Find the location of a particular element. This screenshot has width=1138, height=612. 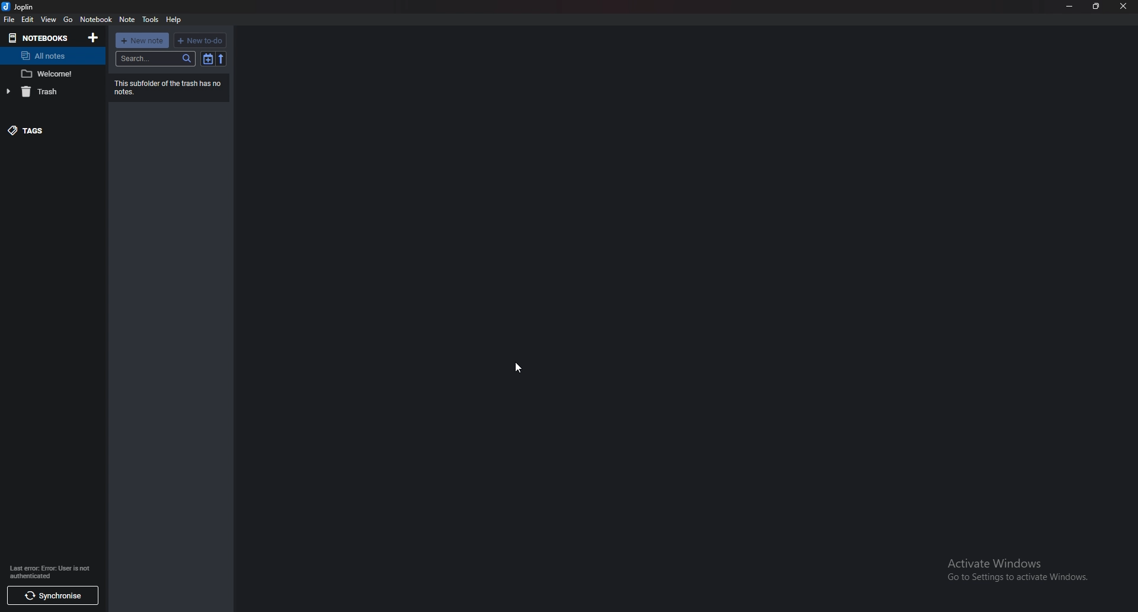

cursor is located at coordinates (517, 367).